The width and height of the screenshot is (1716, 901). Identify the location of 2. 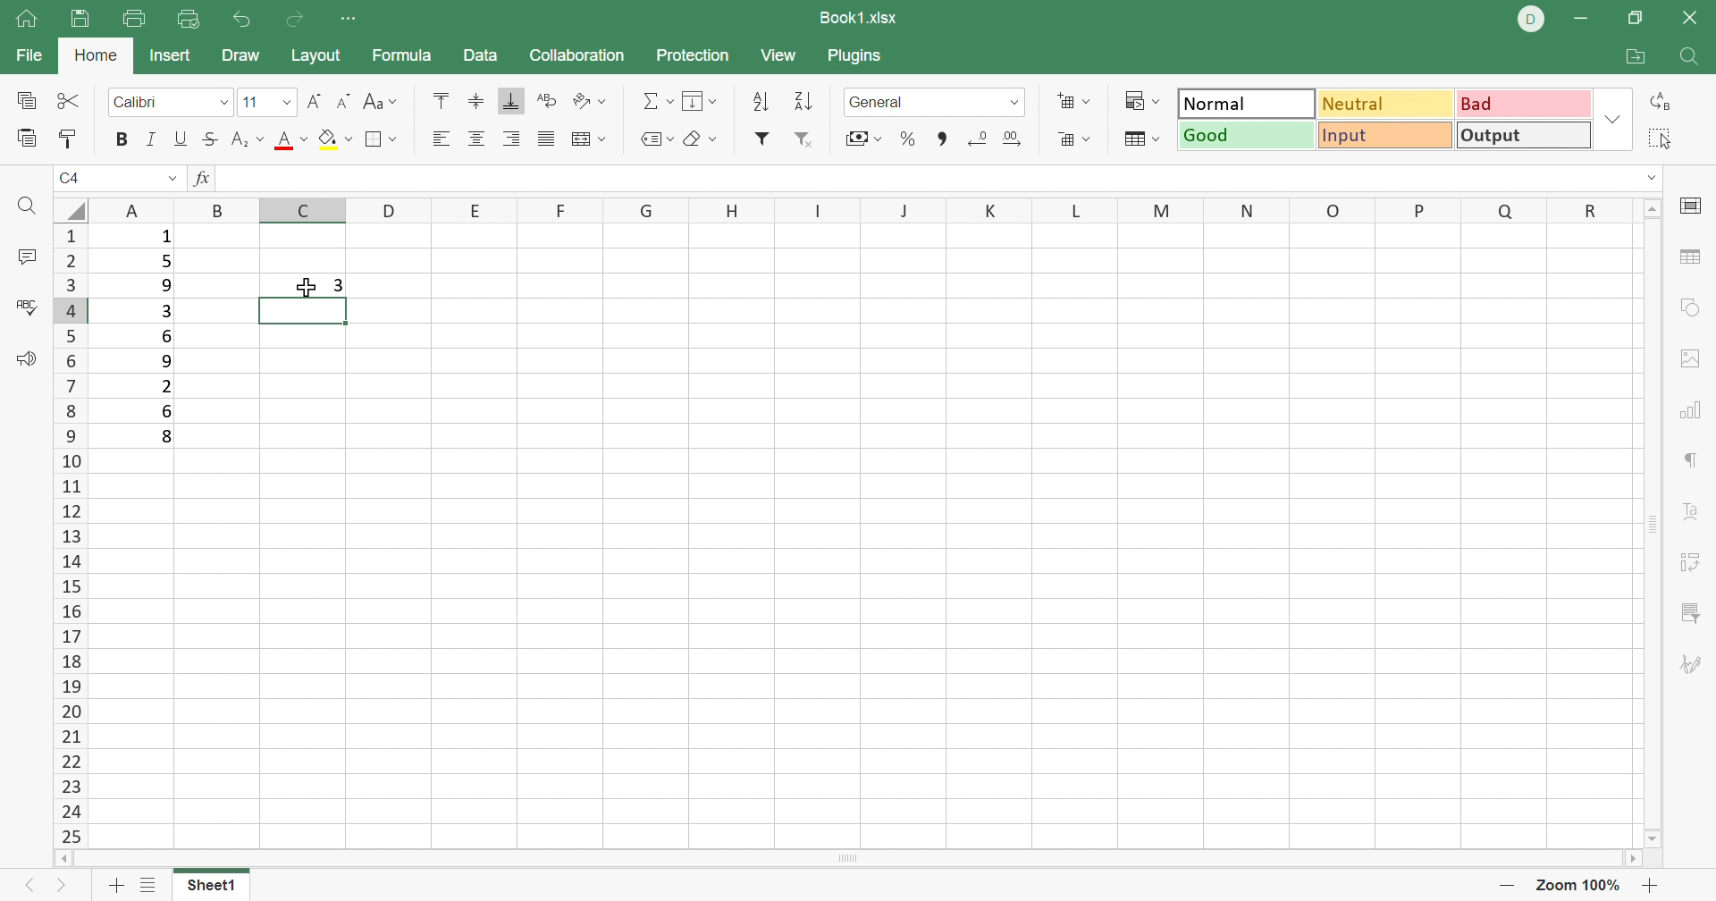
(166, 386).